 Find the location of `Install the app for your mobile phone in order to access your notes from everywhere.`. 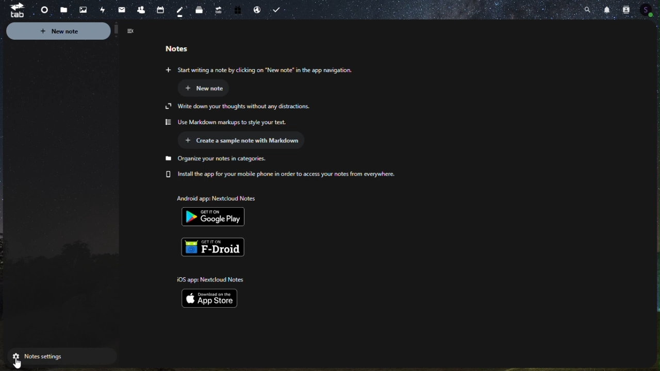

Install the app for your mobile phone in order to access your notes from everywhere. is located at coordinates (283, 174).